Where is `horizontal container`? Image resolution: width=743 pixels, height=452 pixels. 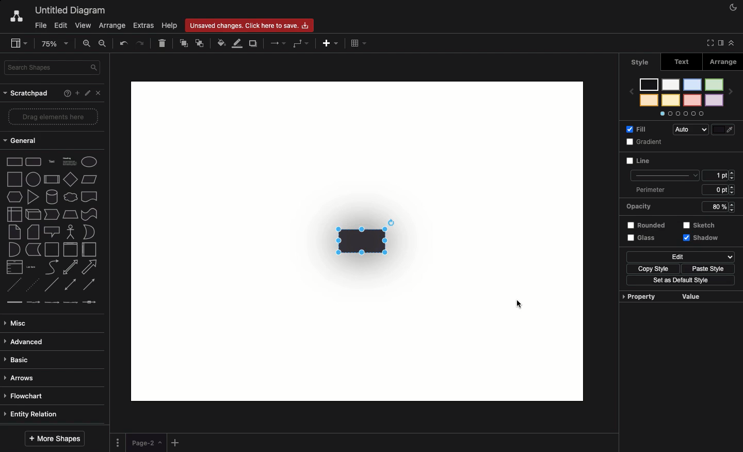 horizontal container is located at coordinates (91, 250).